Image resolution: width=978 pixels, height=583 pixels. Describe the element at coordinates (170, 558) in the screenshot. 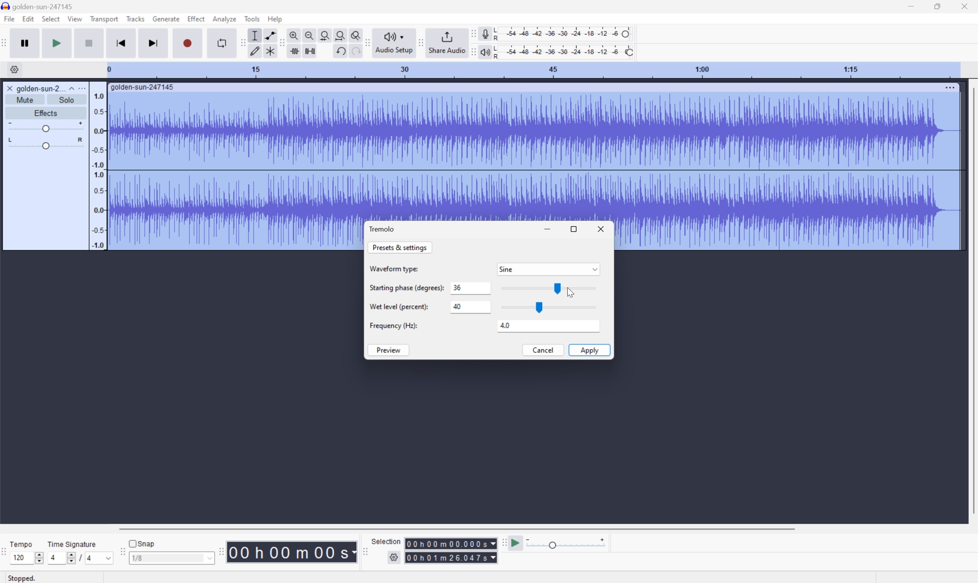

I see `1/8` at that location.